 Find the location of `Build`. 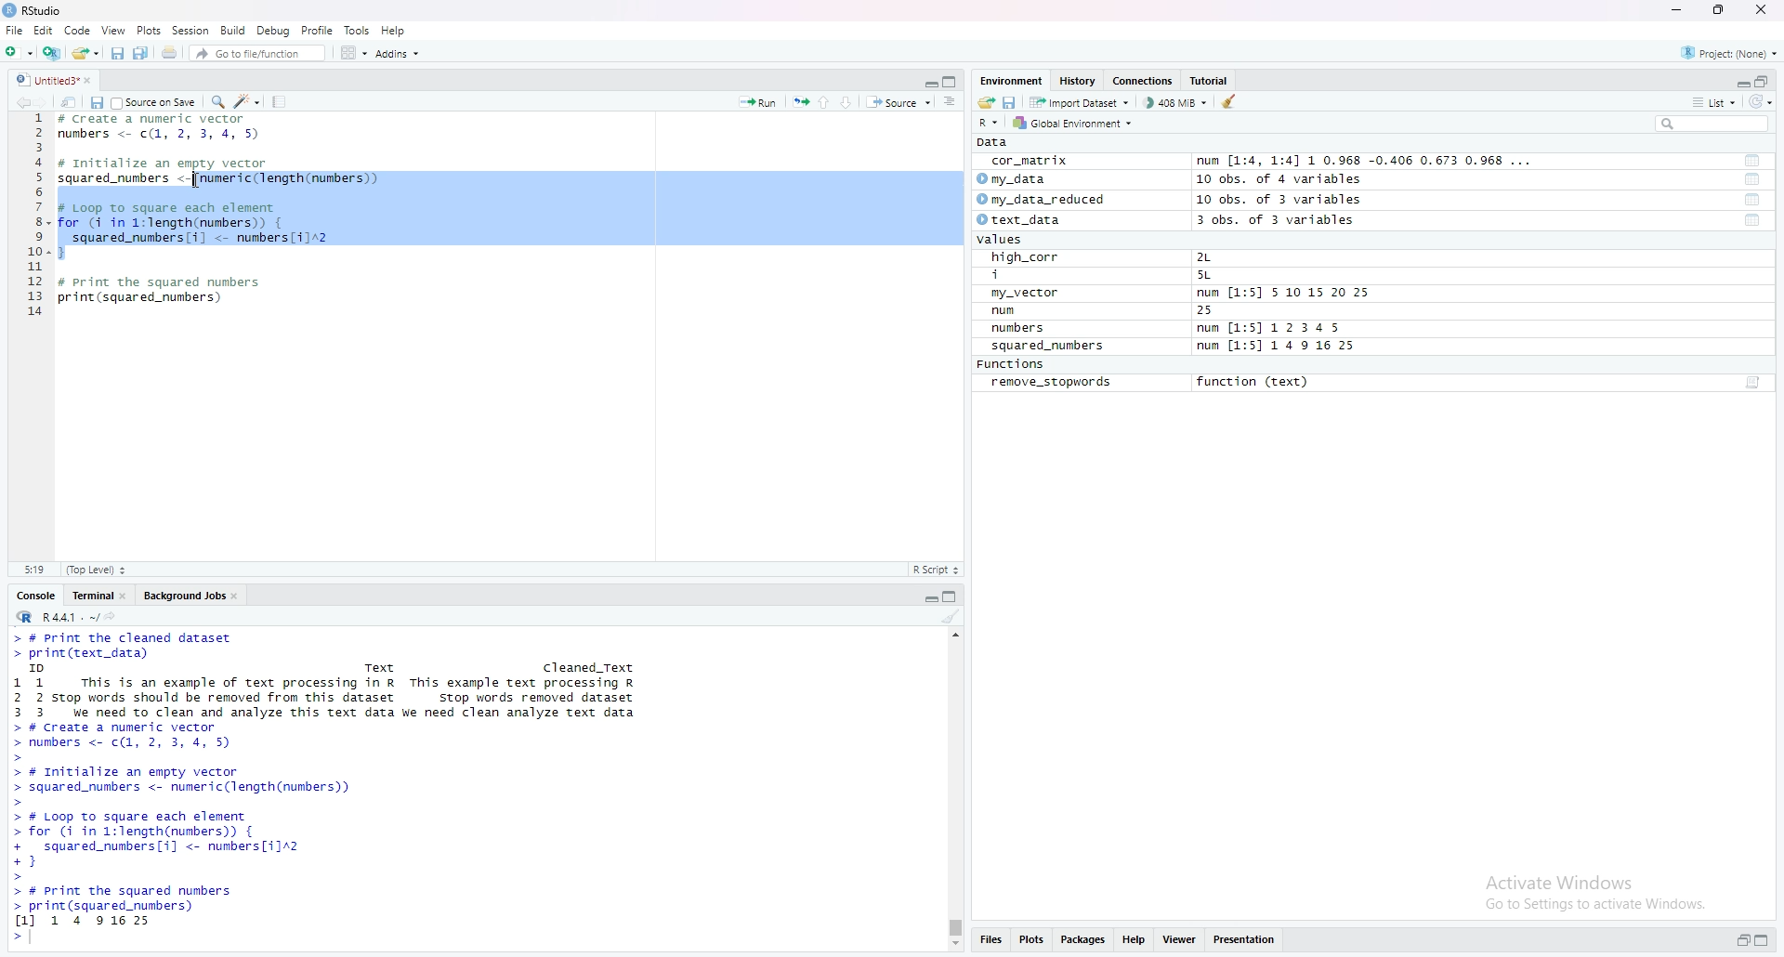

Build is located at coordinates (234, 30).